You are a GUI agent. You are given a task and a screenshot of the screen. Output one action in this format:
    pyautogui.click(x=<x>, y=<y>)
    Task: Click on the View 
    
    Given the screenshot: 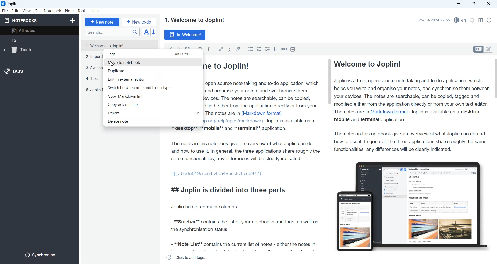 What is the action you would take?
    pyautogui.click(x=26, y=11)
    